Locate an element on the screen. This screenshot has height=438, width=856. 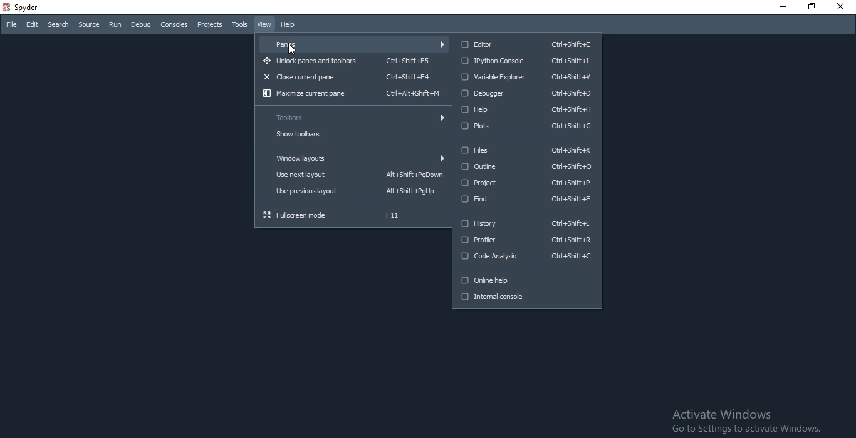
Variable Explorer is located at coordinates (526, 76).